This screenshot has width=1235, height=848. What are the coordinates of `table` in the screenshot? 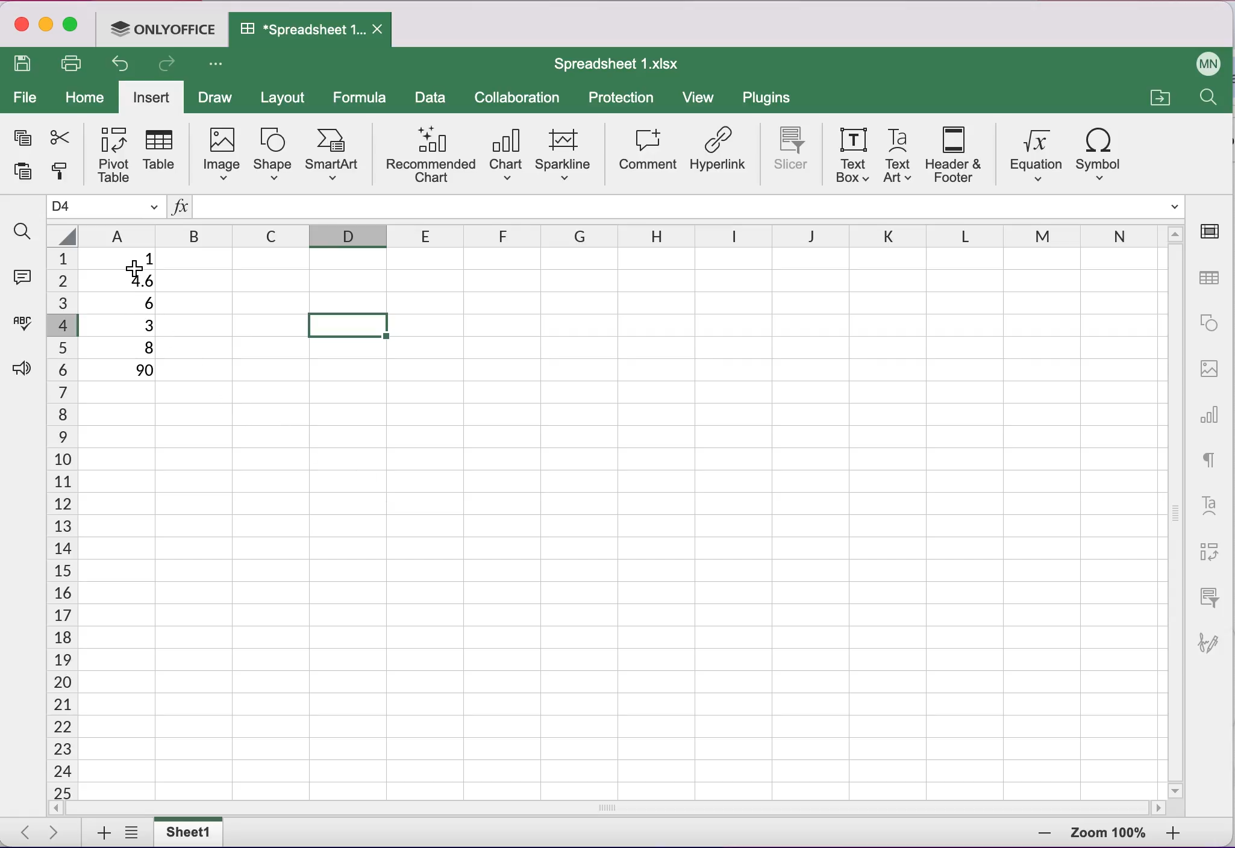 It's located at (1208, 278).